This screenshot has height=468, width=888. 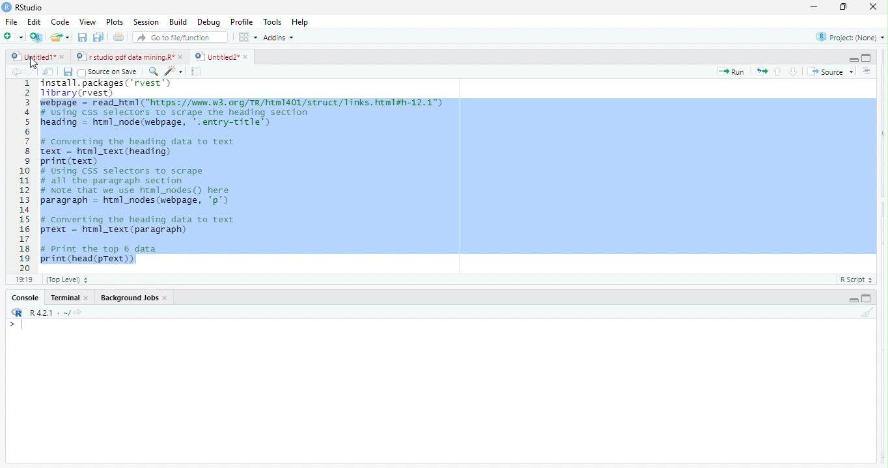 What do you see at coordinates (7, 6) in the screenshot?
I see `rs studio logo` at bounding box center [7, 6].